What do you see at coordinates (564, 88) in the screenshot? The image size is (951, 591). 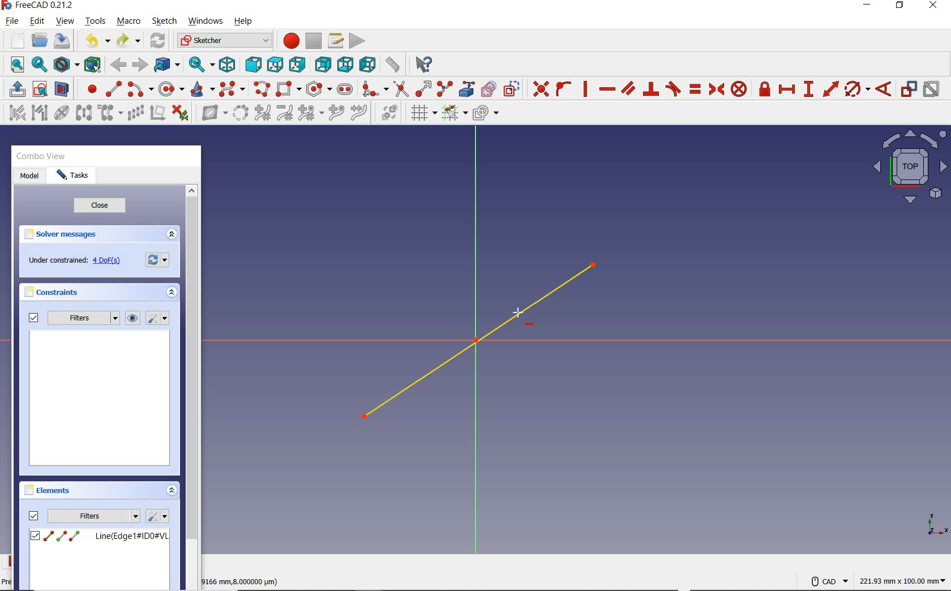 I see `CONSTRAINT POINT ON OBJECT` at bounding box center [564, 88].